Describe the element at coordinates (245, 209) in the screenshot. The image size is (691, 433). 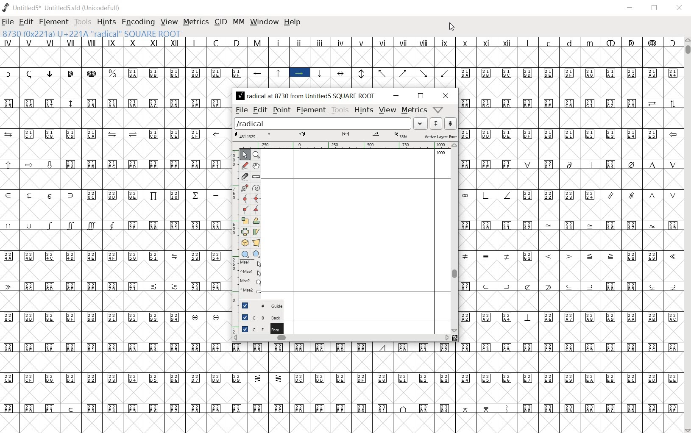
I see `Add a corner point` at that location.